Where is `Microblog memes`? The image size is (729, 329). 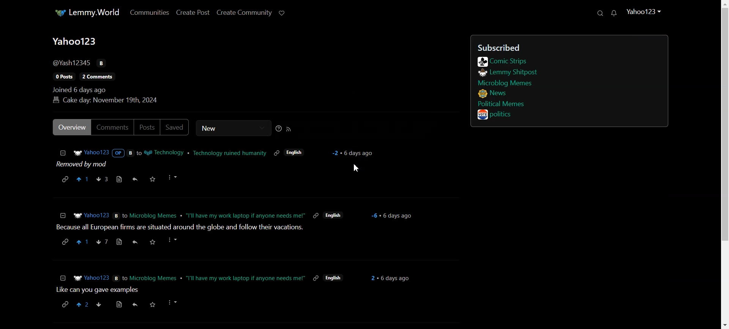
Microblog memes is located at coordinates (155, 277).